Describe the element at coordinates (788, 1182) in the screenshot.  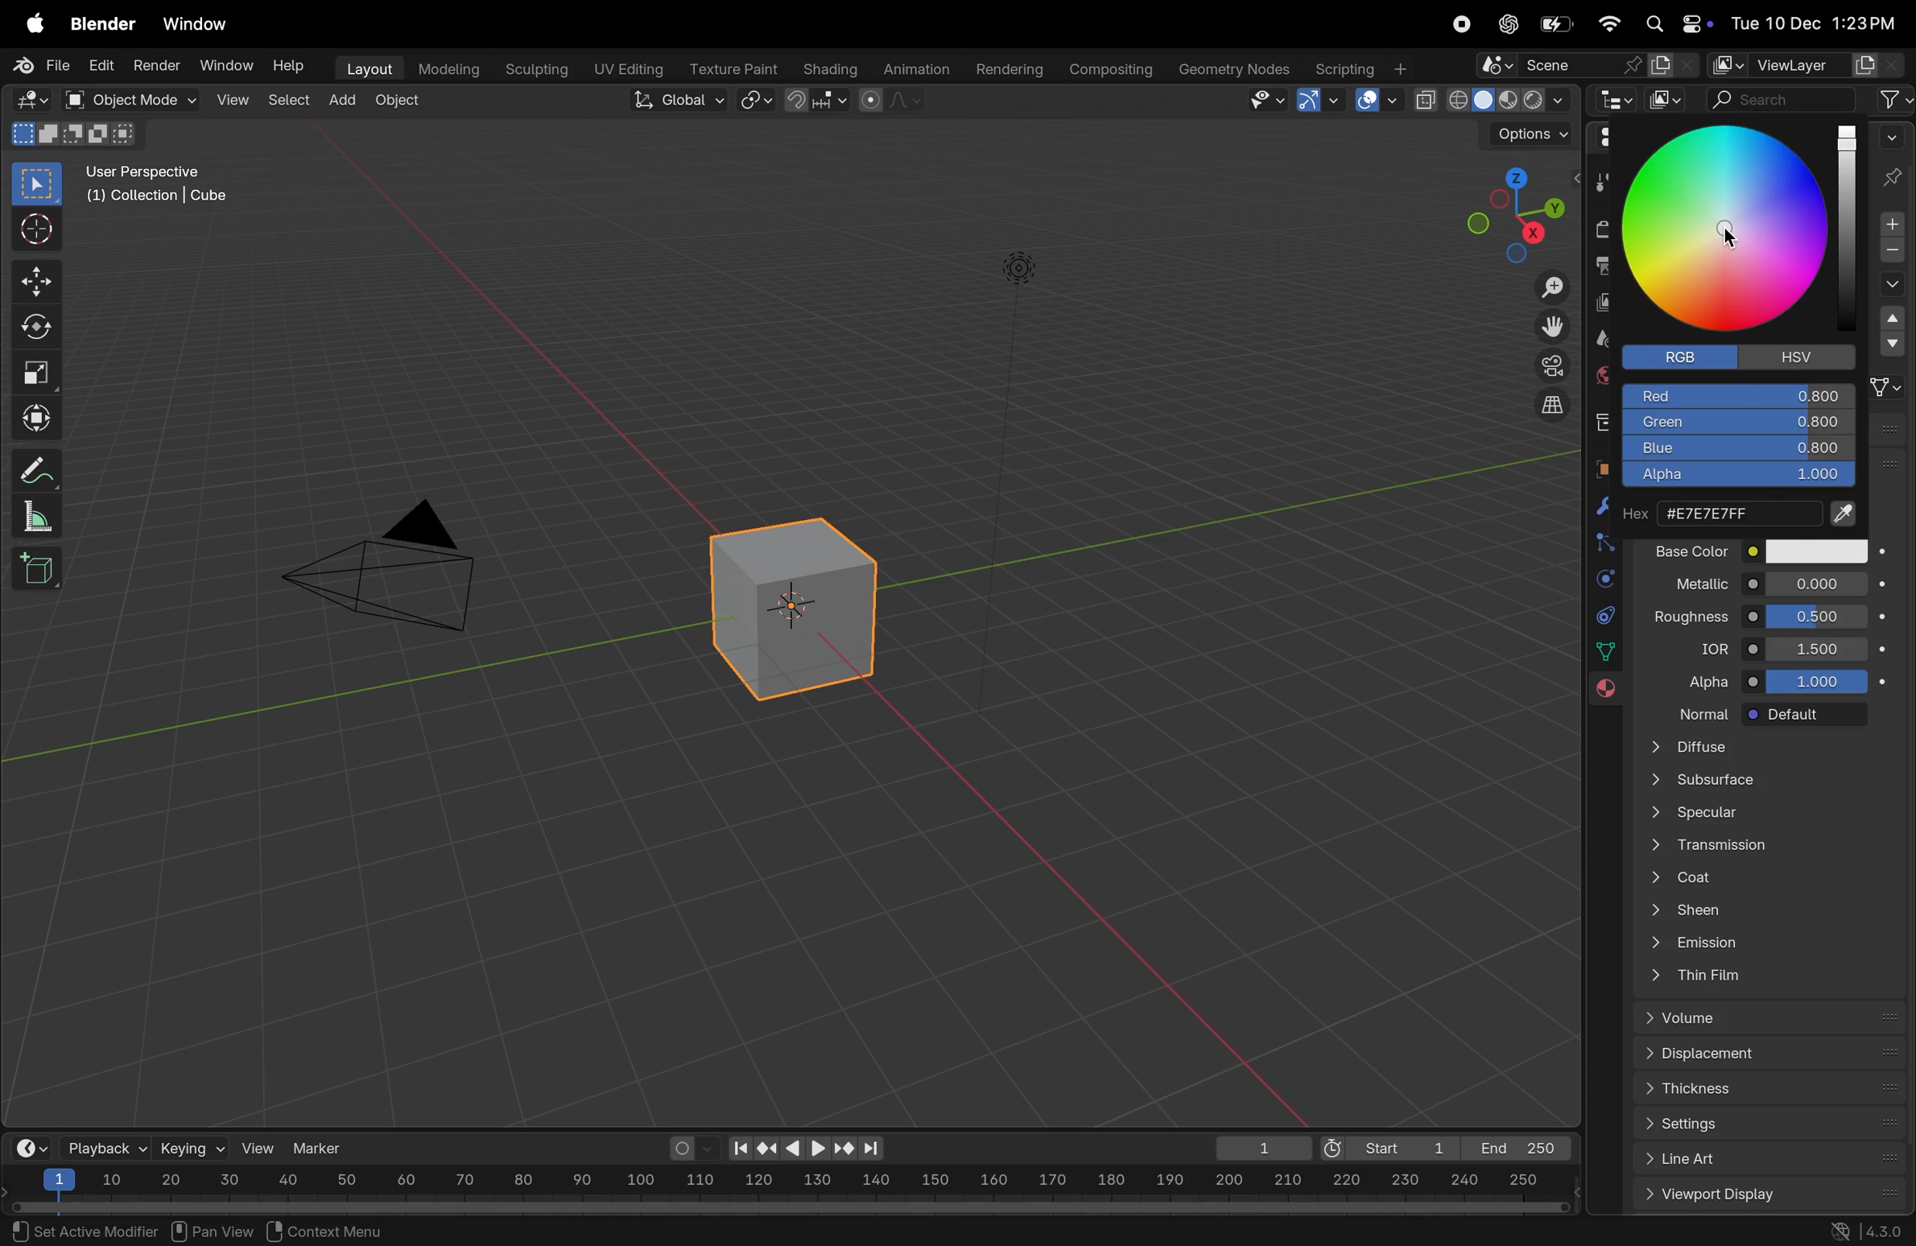
I see `scale` at that location.